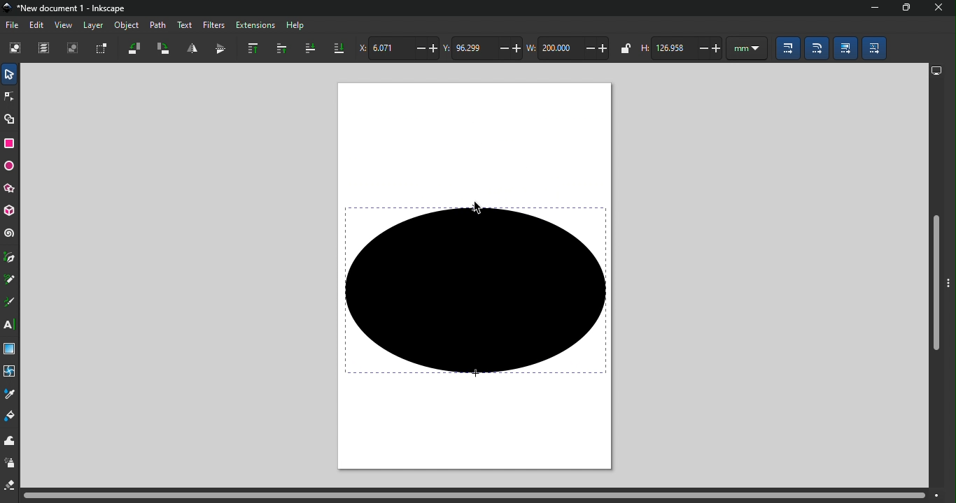  Describe the element at coordinates (10, 119) in the screenshot. I see `Shape builder tool` at that location.